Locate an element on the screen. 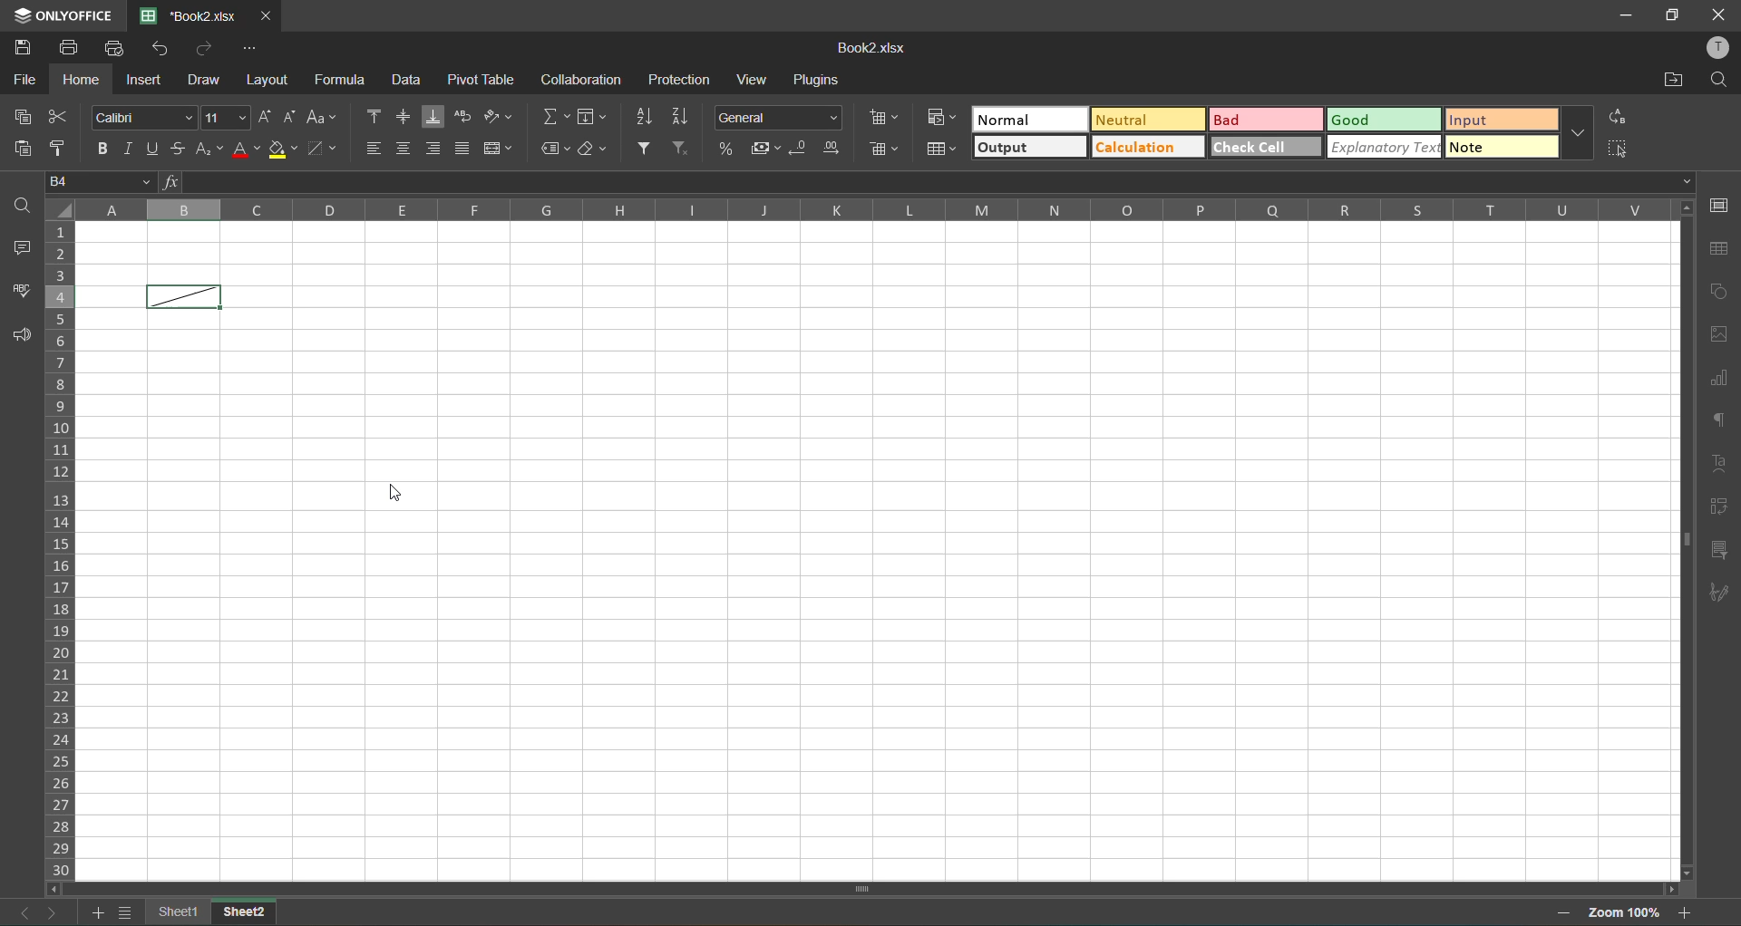  sheet 1 is located at coordinates (180, 911).